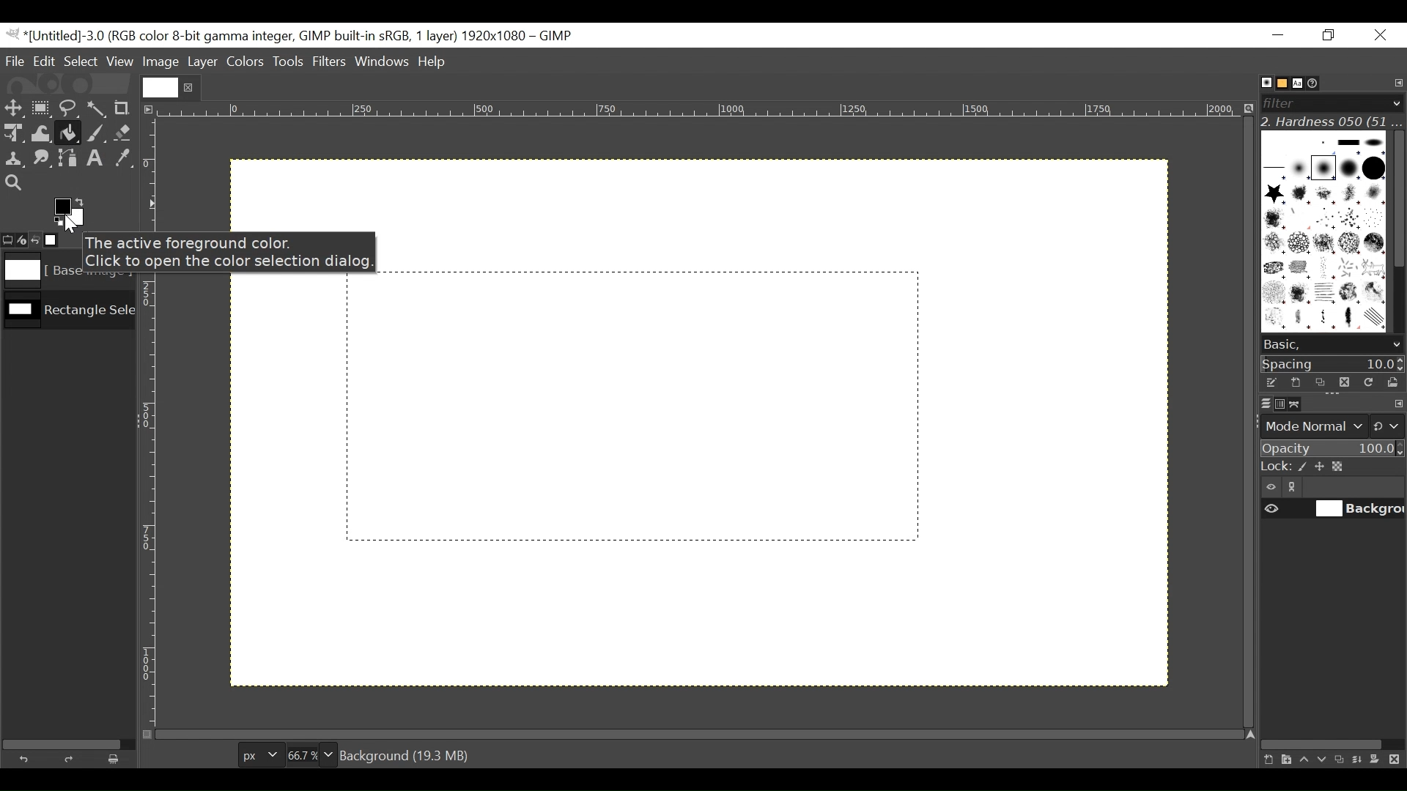  What do you see at coordinates (1278, 83) in the screenshot?
I see `Basic` at bounding box center [1278, 83].